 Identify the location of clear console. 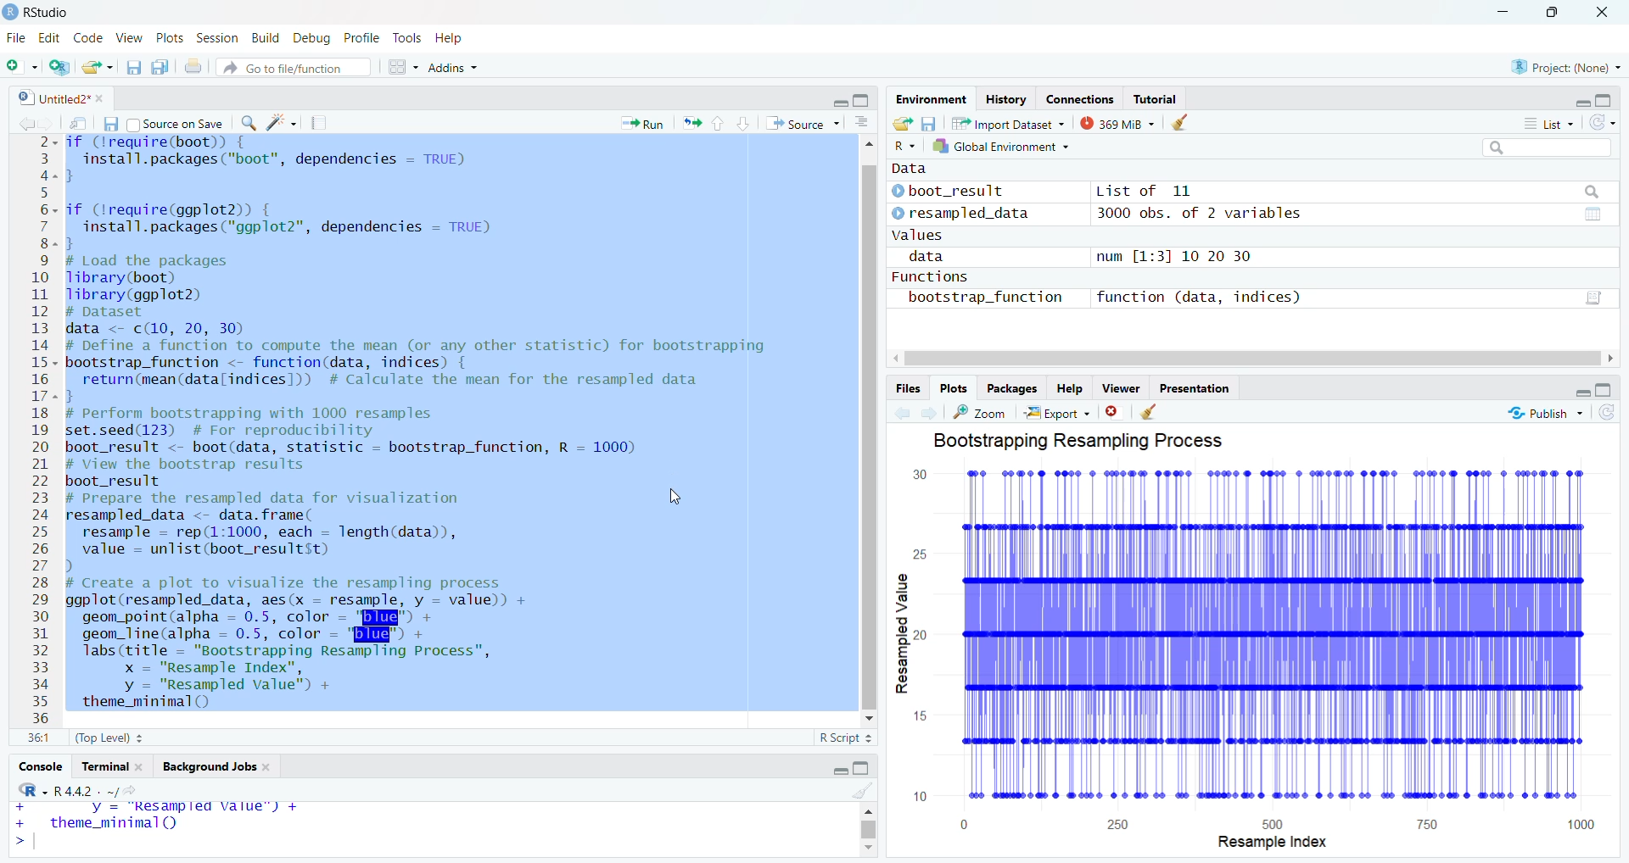
(865, 793).